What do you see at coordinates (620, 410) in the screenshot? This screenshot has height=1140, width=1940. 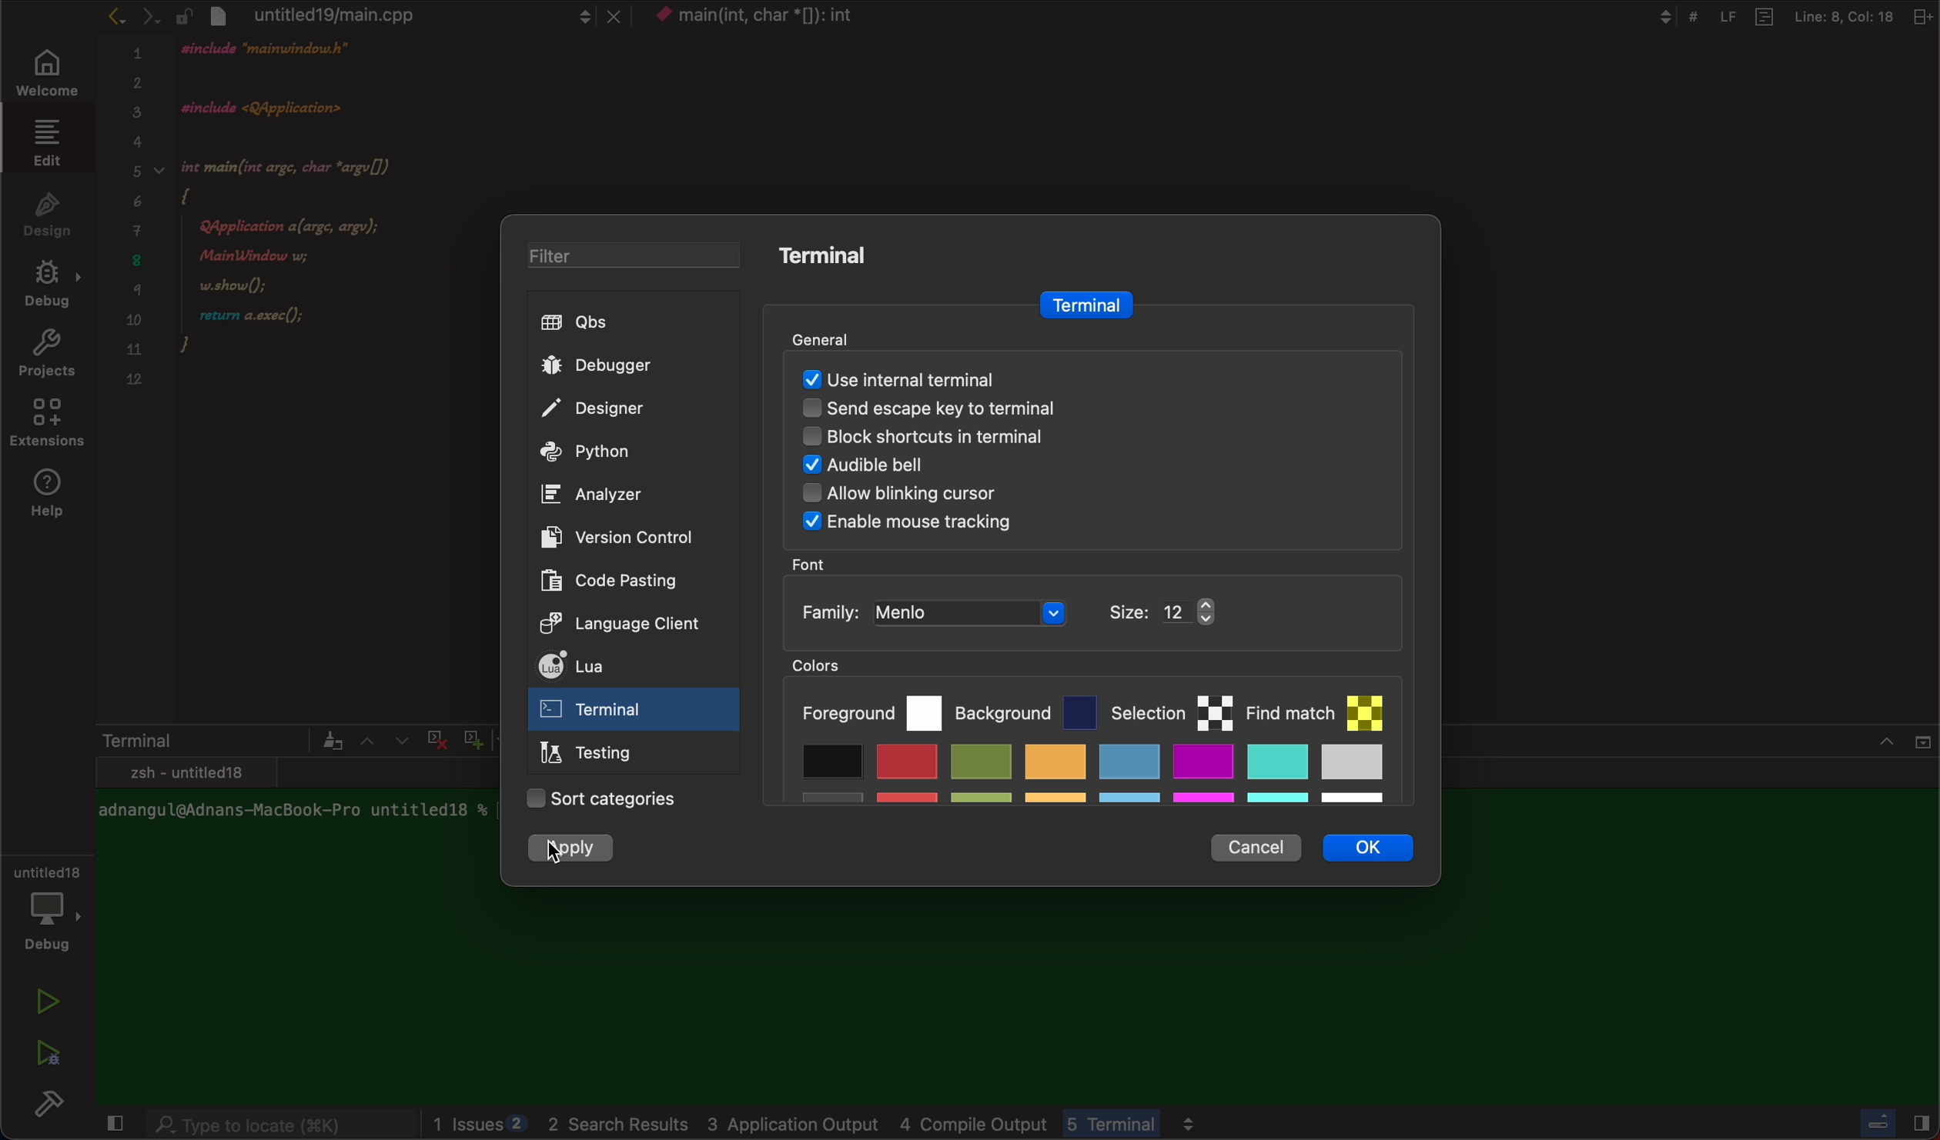 I see `designer` at bounding box center [620, 410].